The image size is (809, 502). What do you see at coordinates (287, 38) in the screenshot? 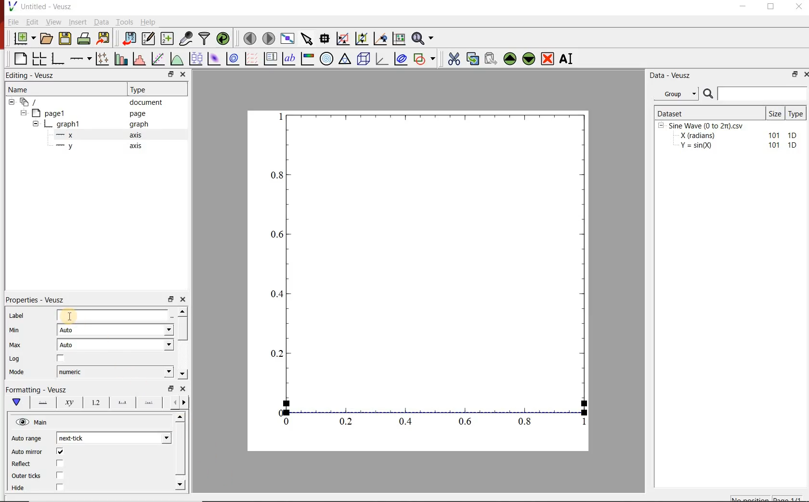
I see `view plot full screen` at bounding box center [287, 38].